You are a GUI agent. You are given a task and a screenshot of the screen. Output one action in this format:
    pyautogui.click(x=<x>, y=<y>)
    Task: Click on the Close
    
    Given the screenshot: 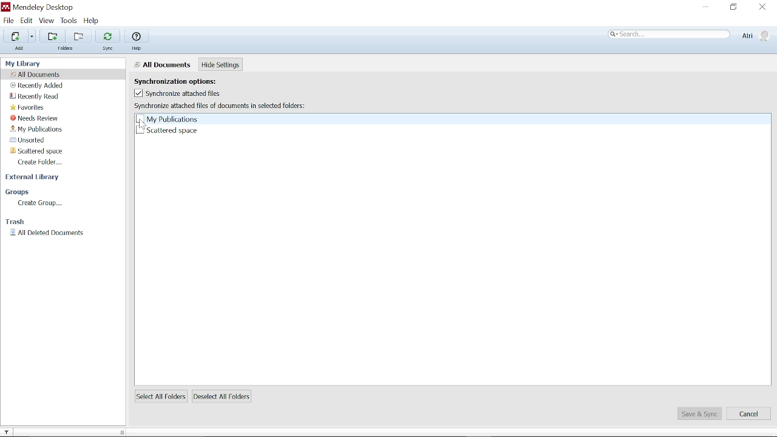 What is the action you would take?
    pyautogui.click(x=762, y=7)
    